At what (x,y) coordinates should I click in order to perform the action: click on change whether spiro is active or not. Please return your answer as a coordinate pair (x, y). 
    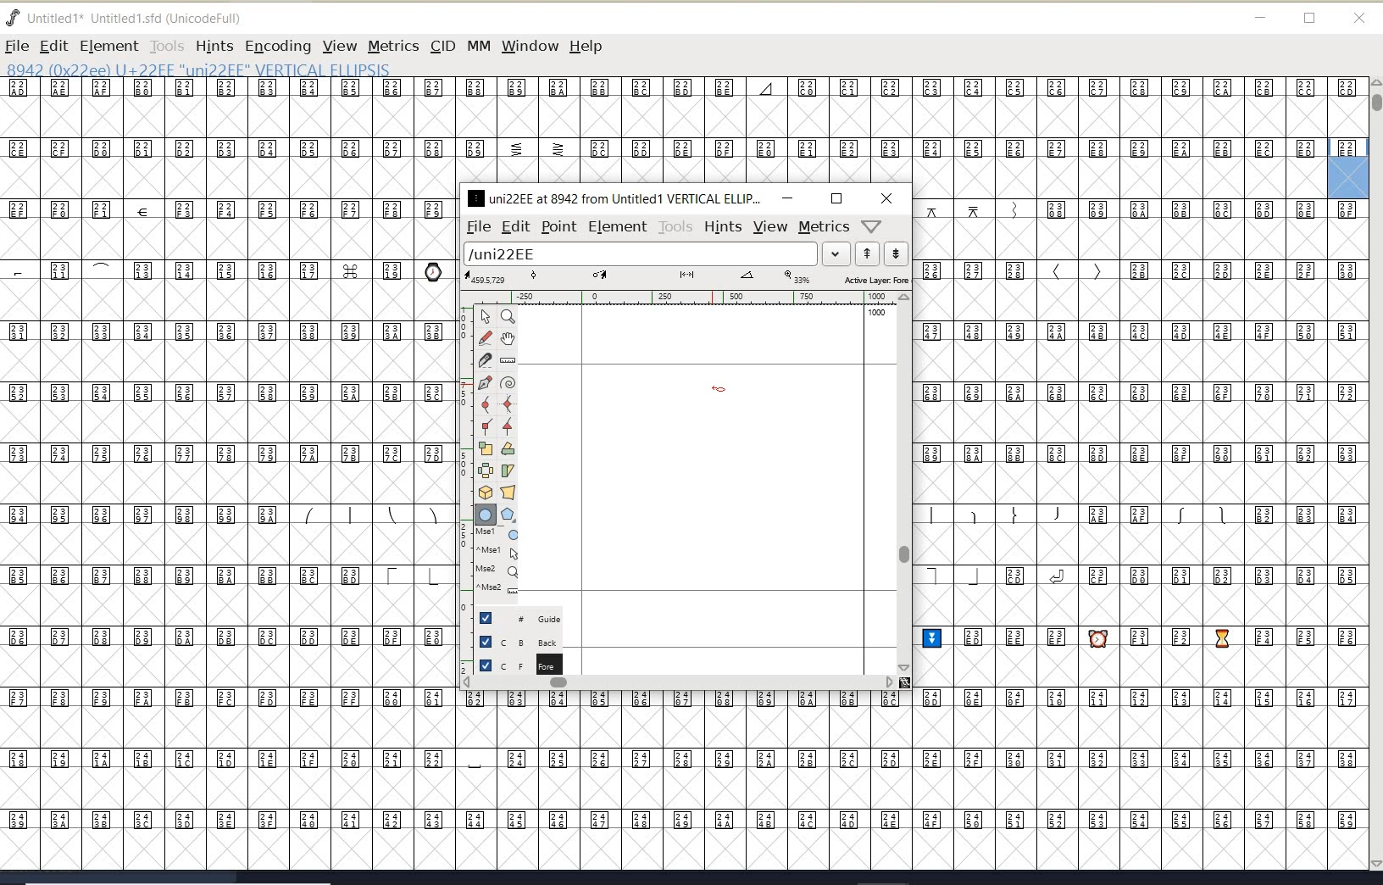
    Looking at the image, I should click on (508, 385).